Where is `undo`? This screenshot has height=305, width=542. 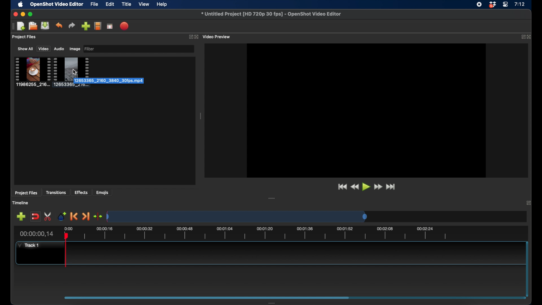
undo is located at coordinates (59, 25).